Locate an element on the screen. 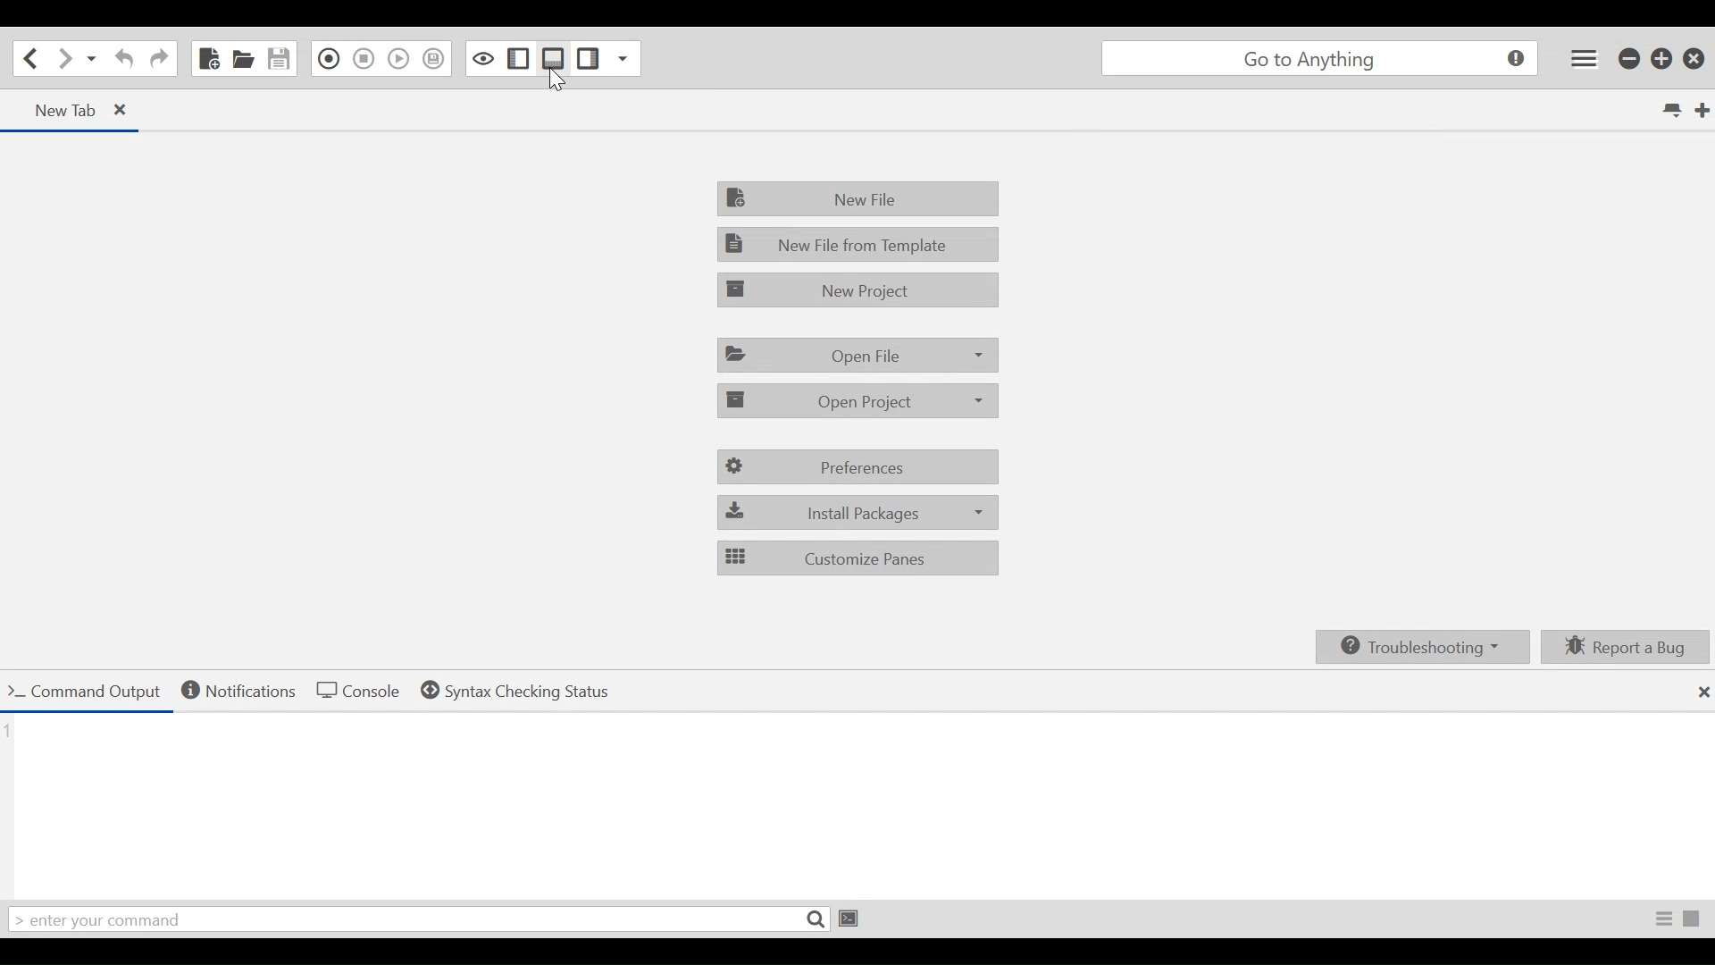 Image resolution: width=1715 pixels, height=965 pixels. Minimize is located at coordinates (1630, 59).